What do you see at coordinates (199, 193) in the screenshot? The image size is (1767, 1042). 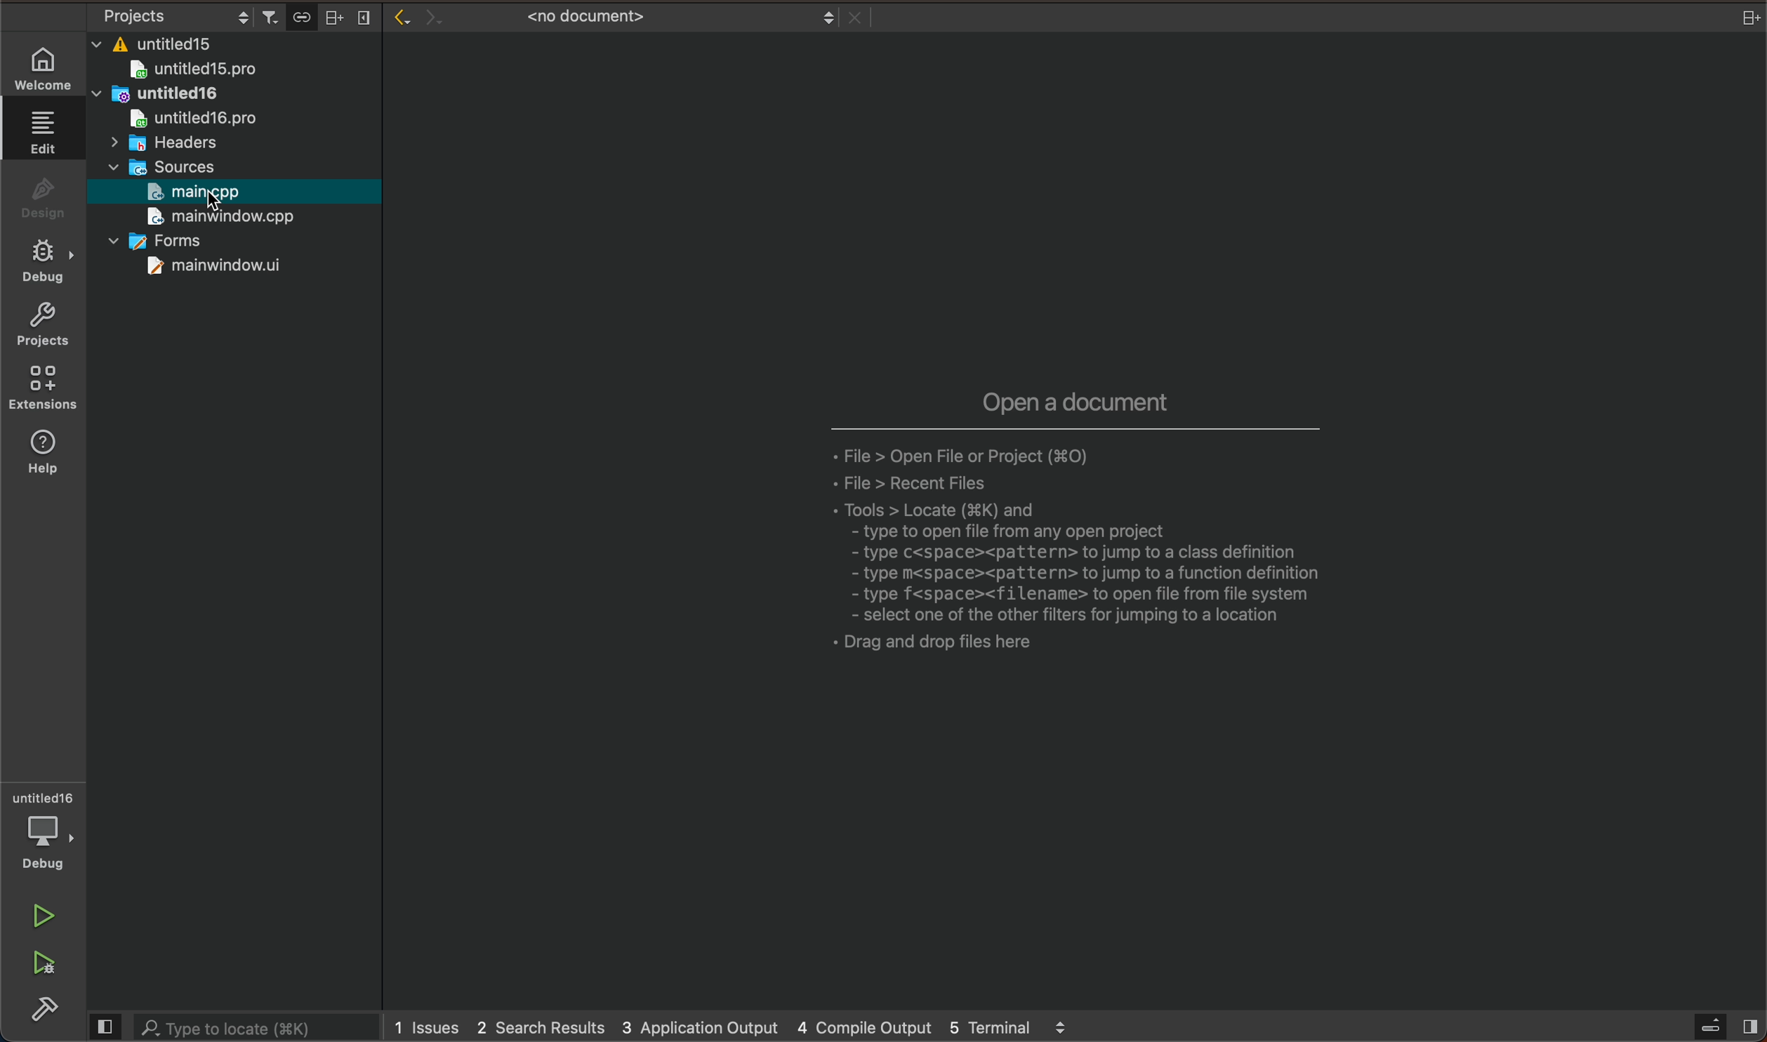 I see `main.cpp` at bounding box center [199, 193].